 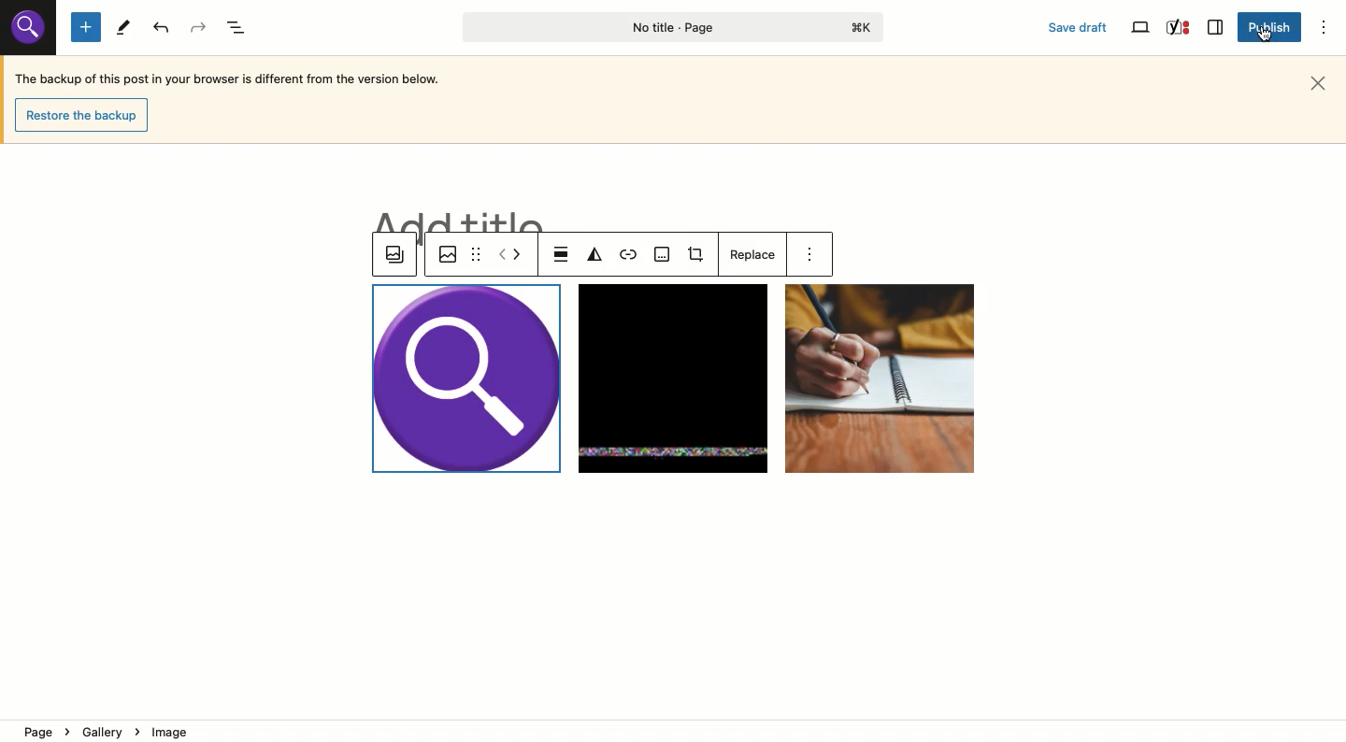 What do you see at coordinates (202, 26) in the screenshot?
I see `Redo` at bounding box center [202, 26].